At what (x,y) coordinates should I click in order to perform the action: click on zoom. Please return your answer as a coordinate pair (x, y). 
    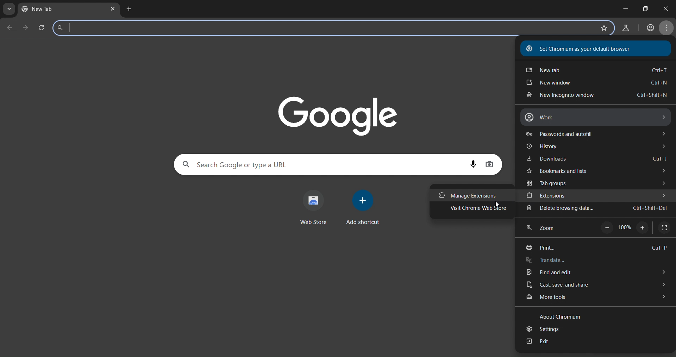
    Looking at the image, I should click on (544, 227).